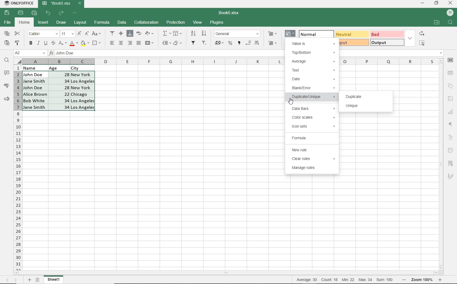 Image resolution: width=457 pixels, height=284 pixels. Describe the element at coordinates (365, 280) in the screenshot. I see `max` at that location.